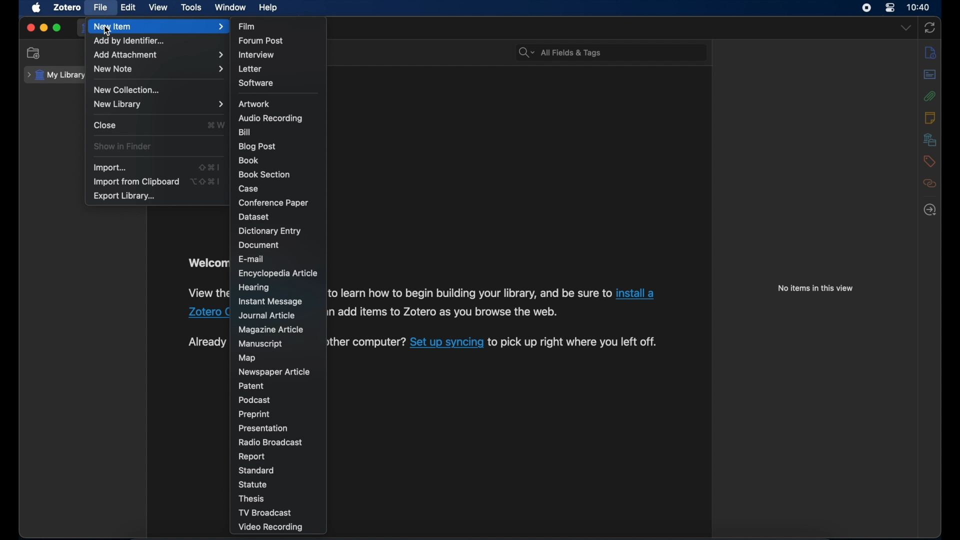 The image size is (960, 540). Describe the element at coordinates (191, 7) in the screenshot. I see `tools` at that location.